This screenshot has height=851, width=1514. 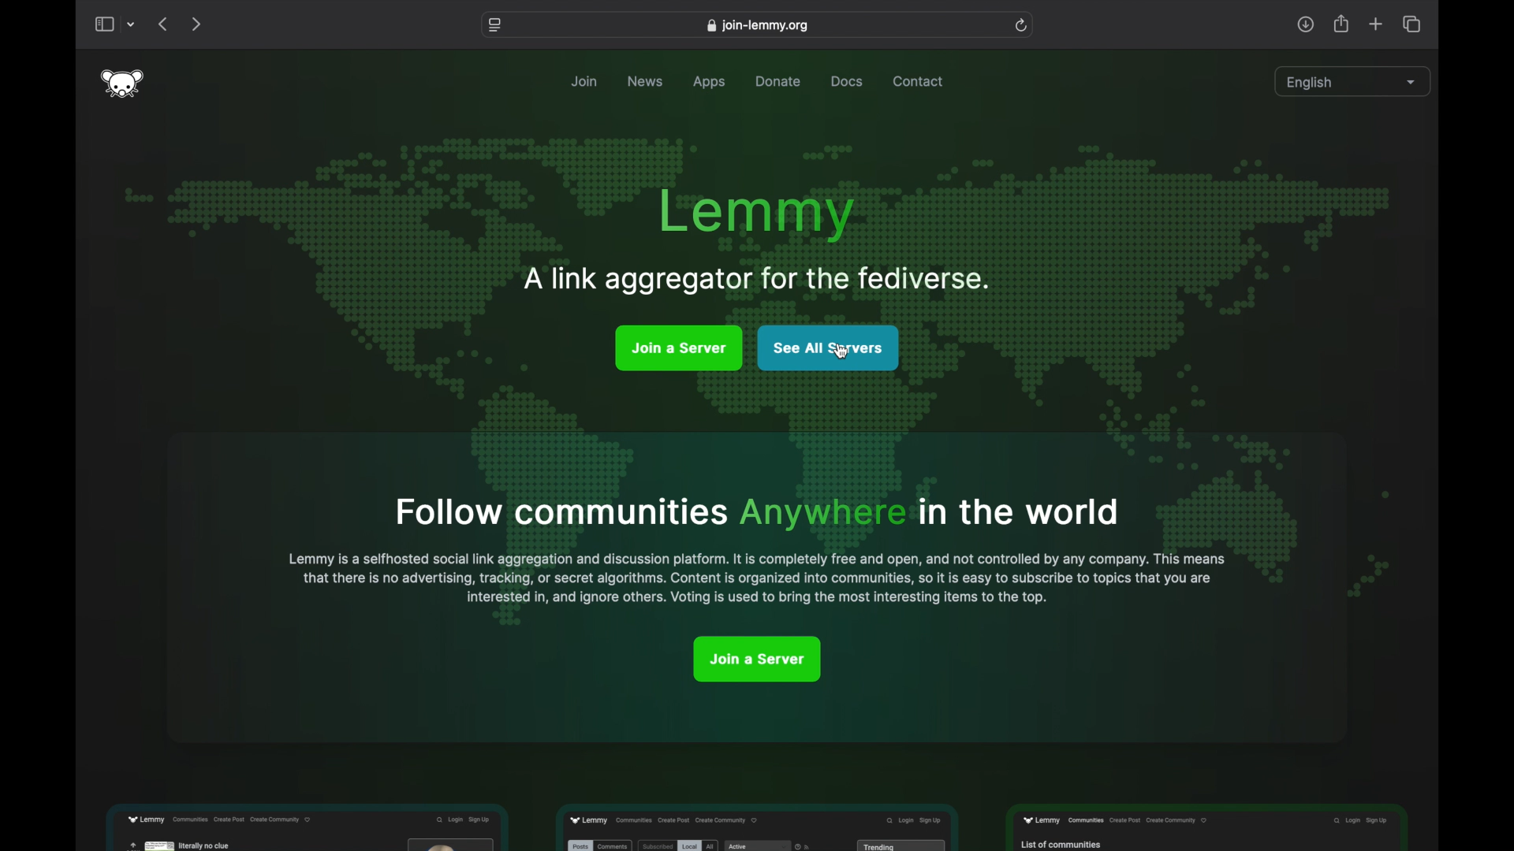 What do you see at coordinates (124, 83) in the screenshot?
I see `lemmy ` at bounding box center [124, 83].